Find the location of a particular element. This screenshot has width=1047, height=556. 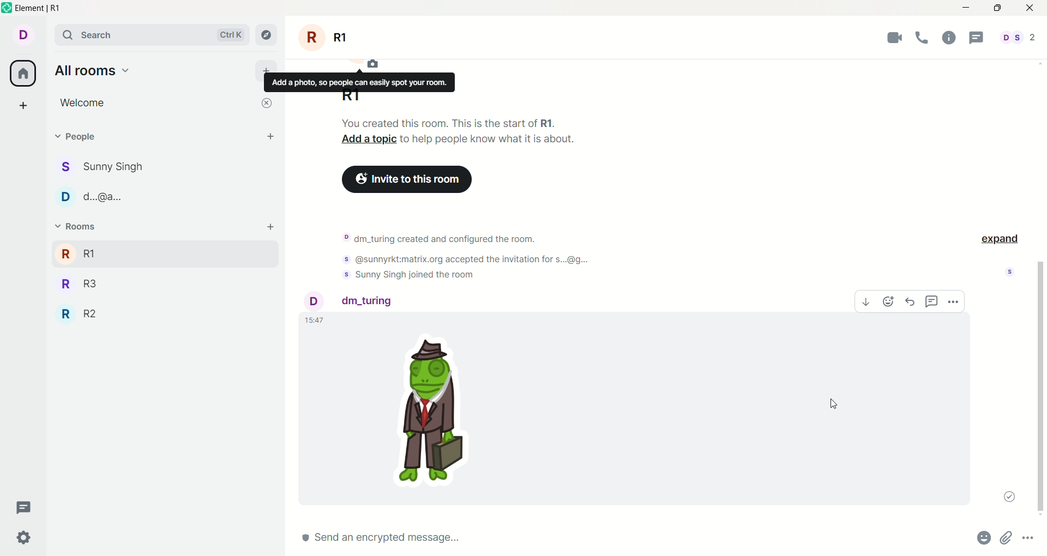

All people involved is located at coordinates (1018, 37).